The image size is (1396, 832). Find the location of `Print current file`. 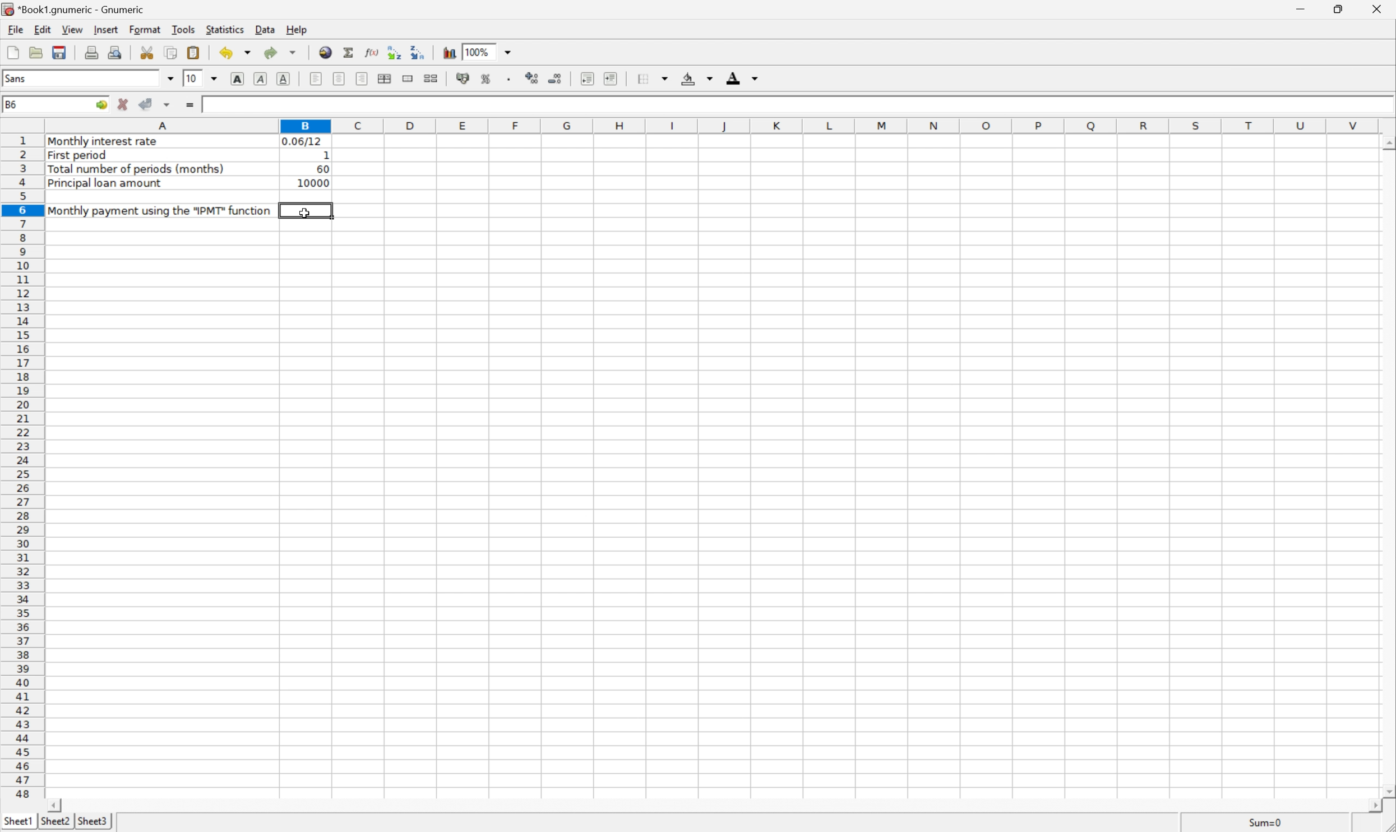

Print current file is located at coordinates (94, 51).